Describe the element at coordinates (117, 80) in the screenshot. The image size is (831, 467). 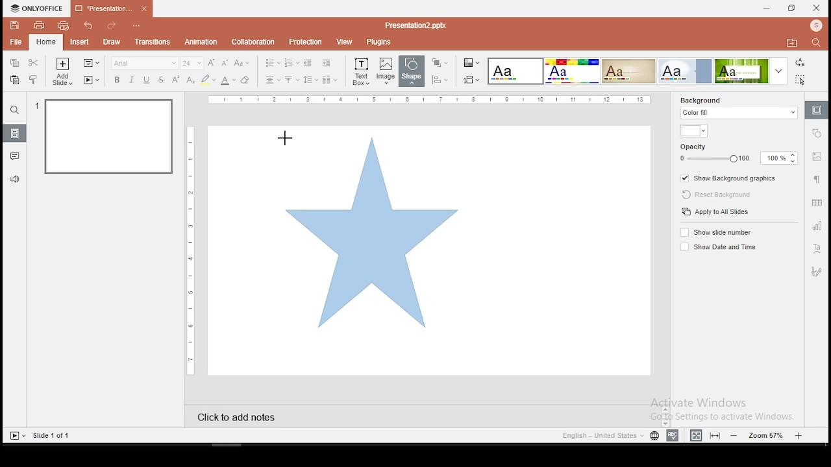
I see `bold` at that location.